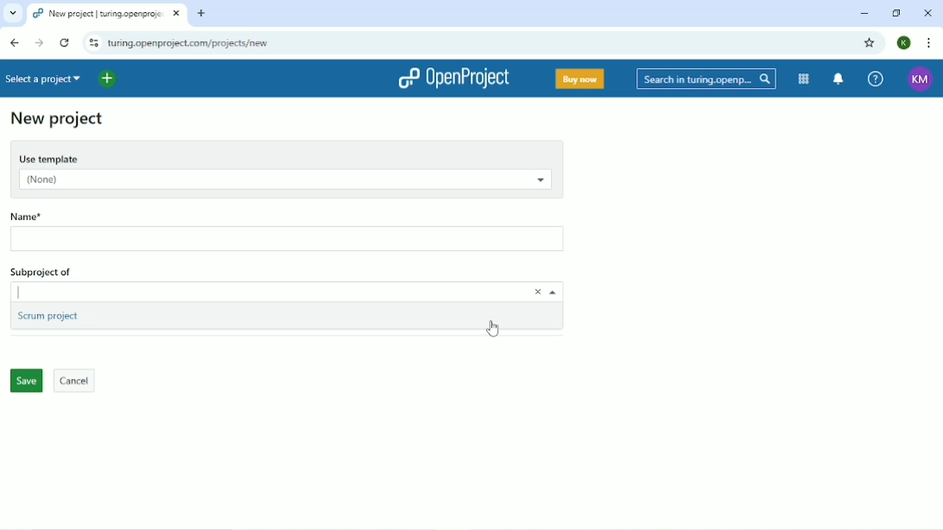 Image resolution: width=943 pixels, height=530 pixels. I want to click on View site information, so click(92, 42).